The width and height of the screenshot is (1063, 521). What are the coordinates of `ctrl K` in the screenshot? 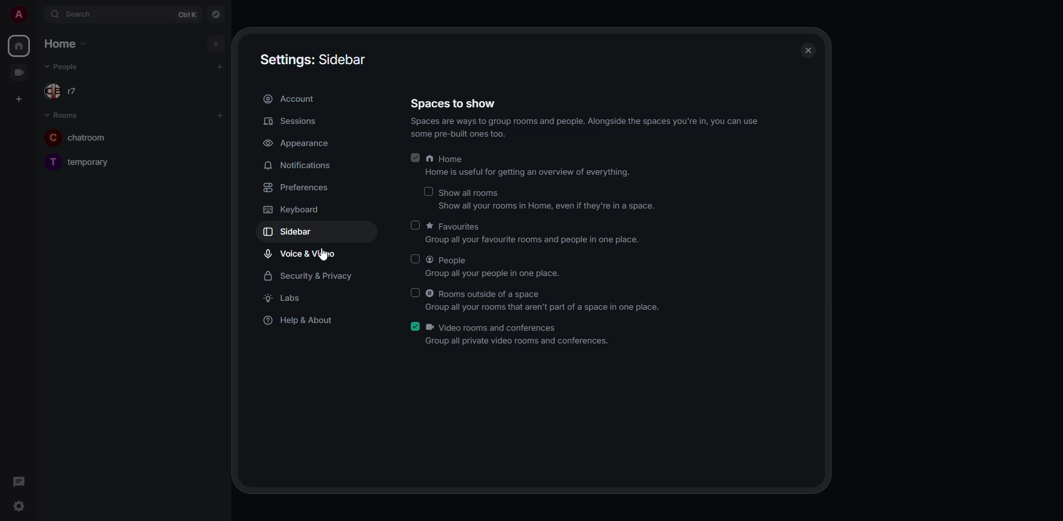 It's located at (188, 14).